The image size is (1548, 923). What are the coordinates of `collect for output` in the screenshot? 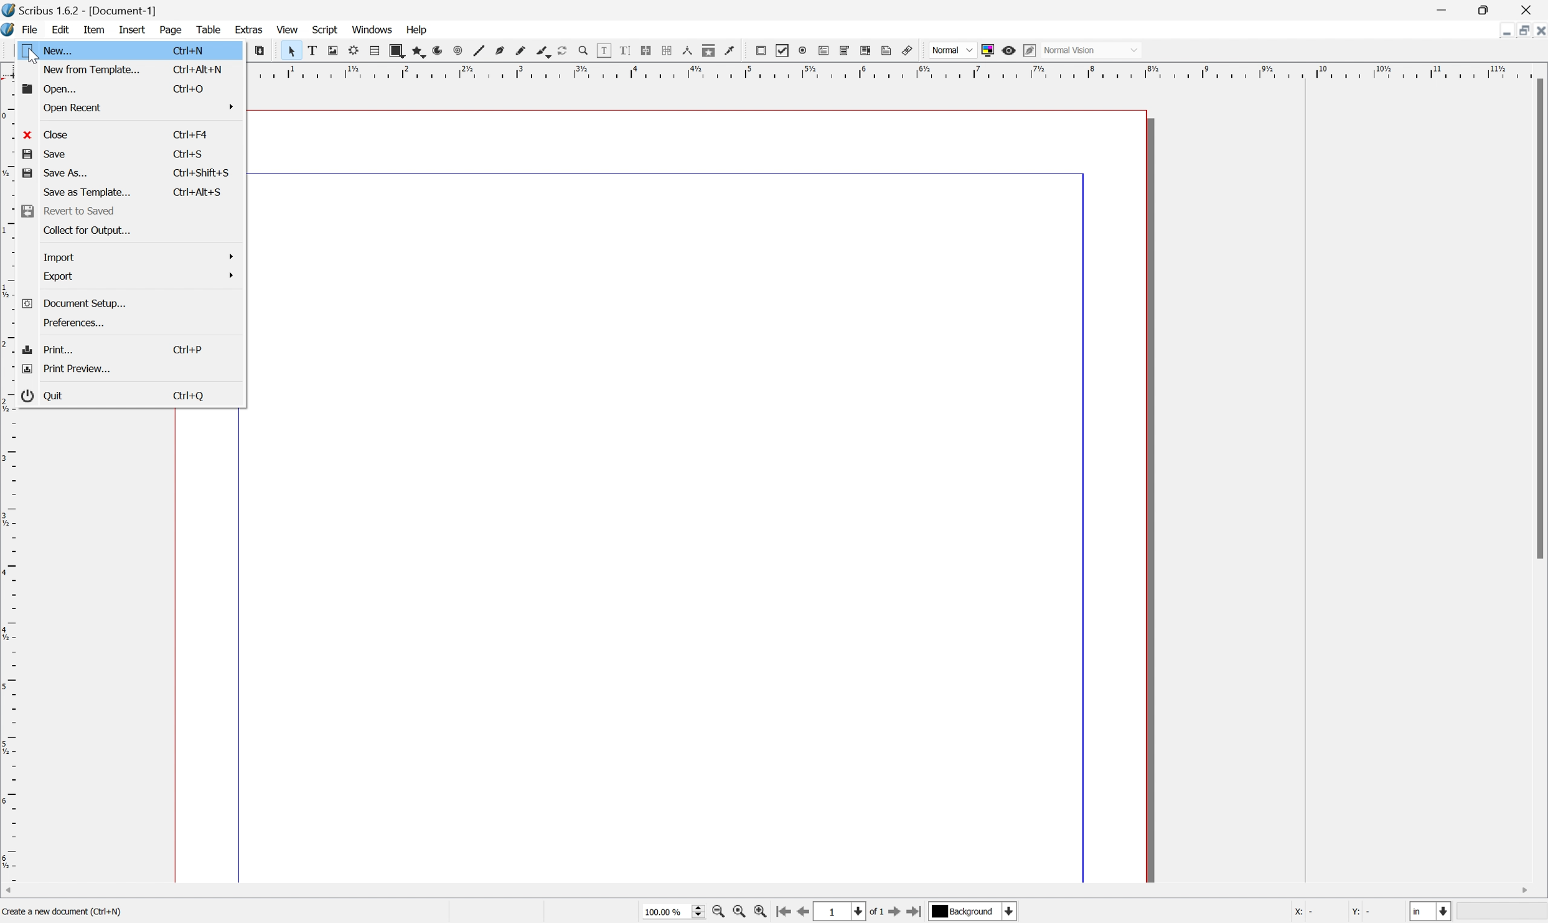 It's located at (86, 231).